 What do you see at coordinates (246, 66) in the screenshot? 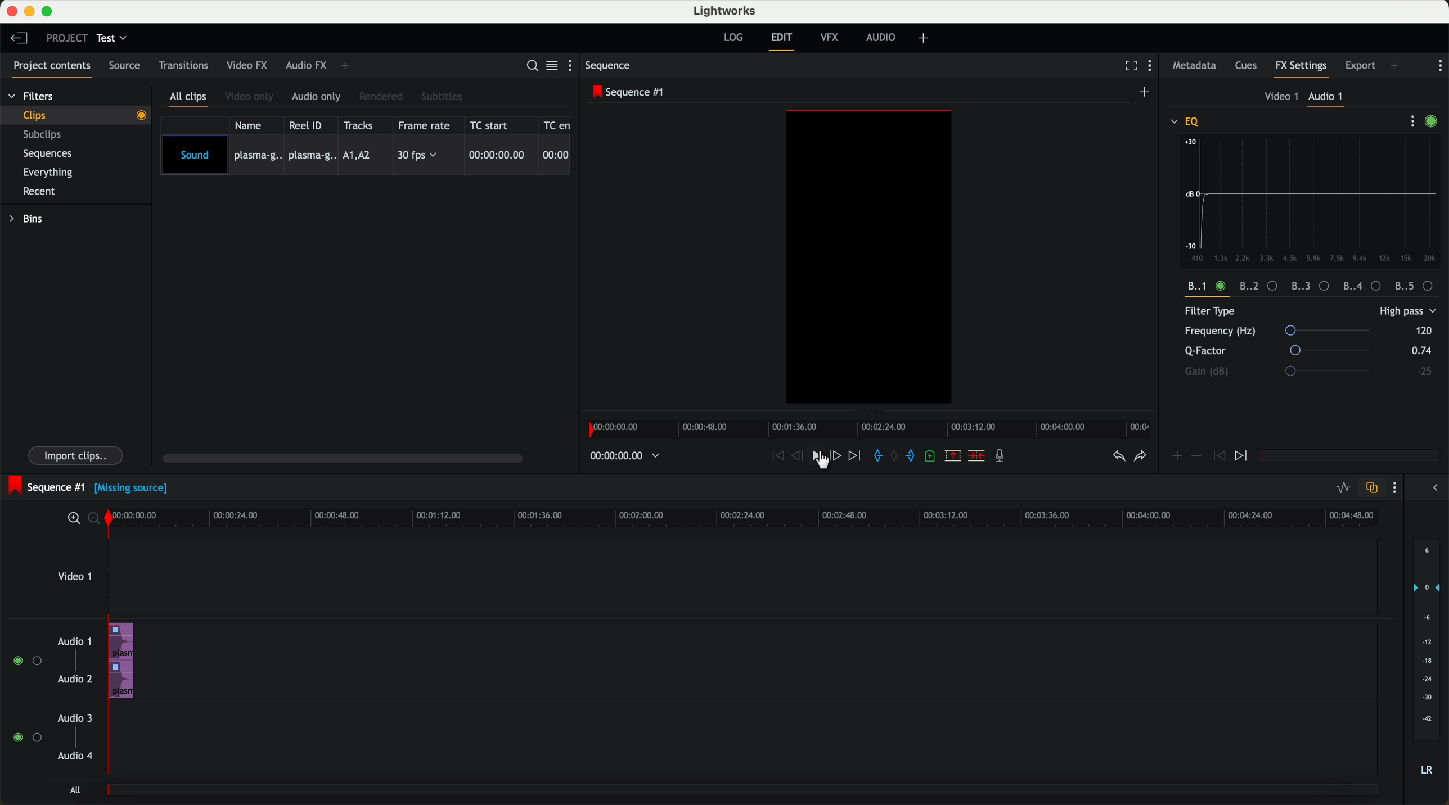
I see `video FX` at bounding box center [246, 66].